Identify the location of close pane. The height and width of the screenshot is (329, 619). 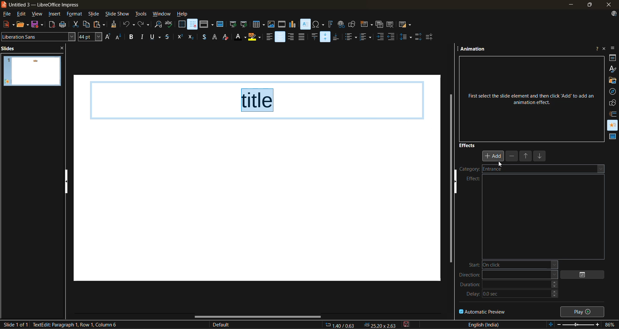
(65, 49).